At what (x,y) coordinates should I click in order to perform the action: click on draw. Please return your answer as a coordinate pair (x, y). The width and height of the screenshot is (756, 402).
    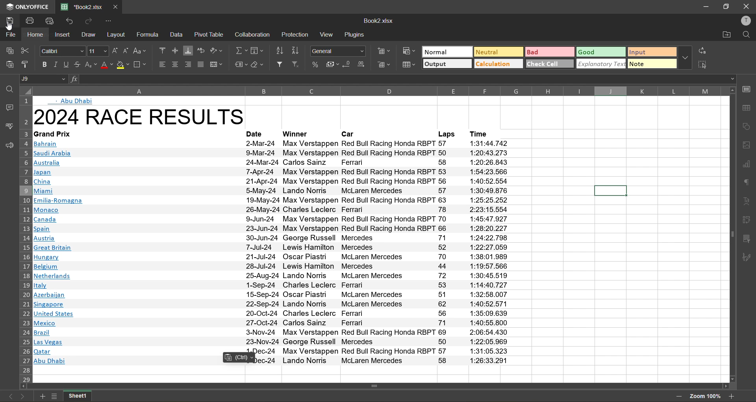
    Looking at the image, I should click on (90, 35).